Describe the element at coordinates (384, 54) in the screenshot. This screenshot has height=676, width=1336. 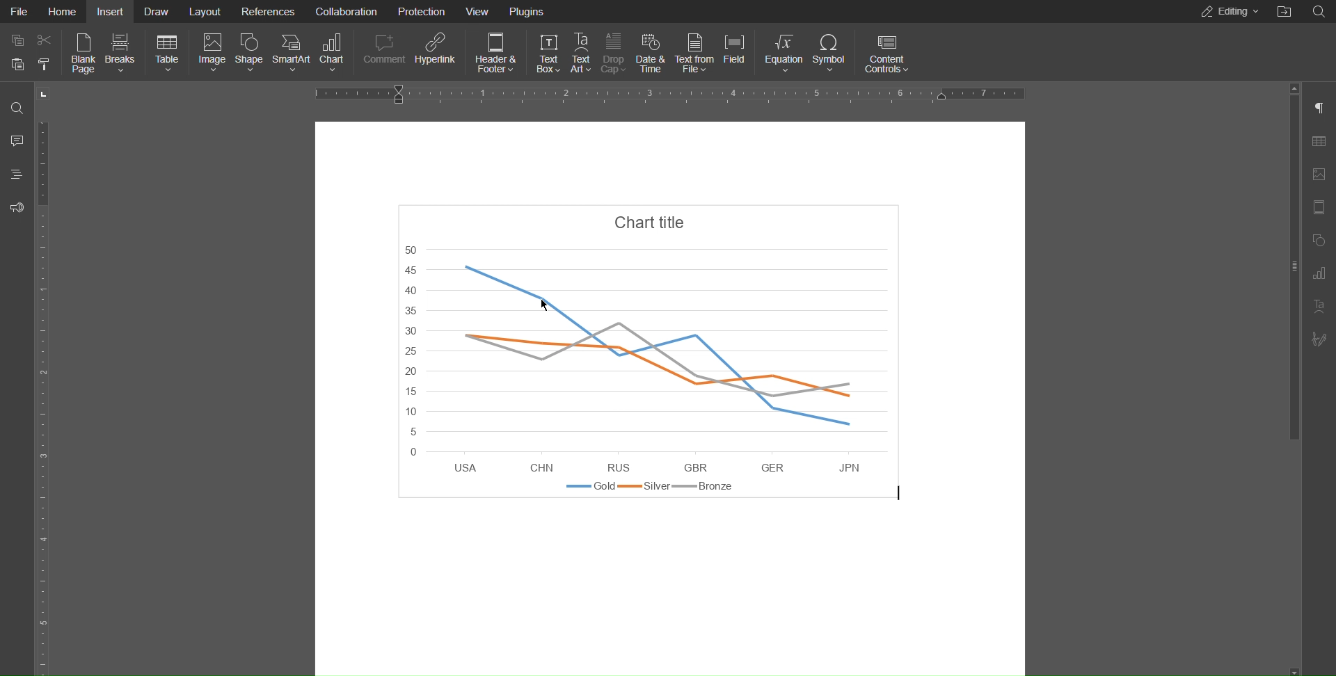
I see `Comment` at that location.